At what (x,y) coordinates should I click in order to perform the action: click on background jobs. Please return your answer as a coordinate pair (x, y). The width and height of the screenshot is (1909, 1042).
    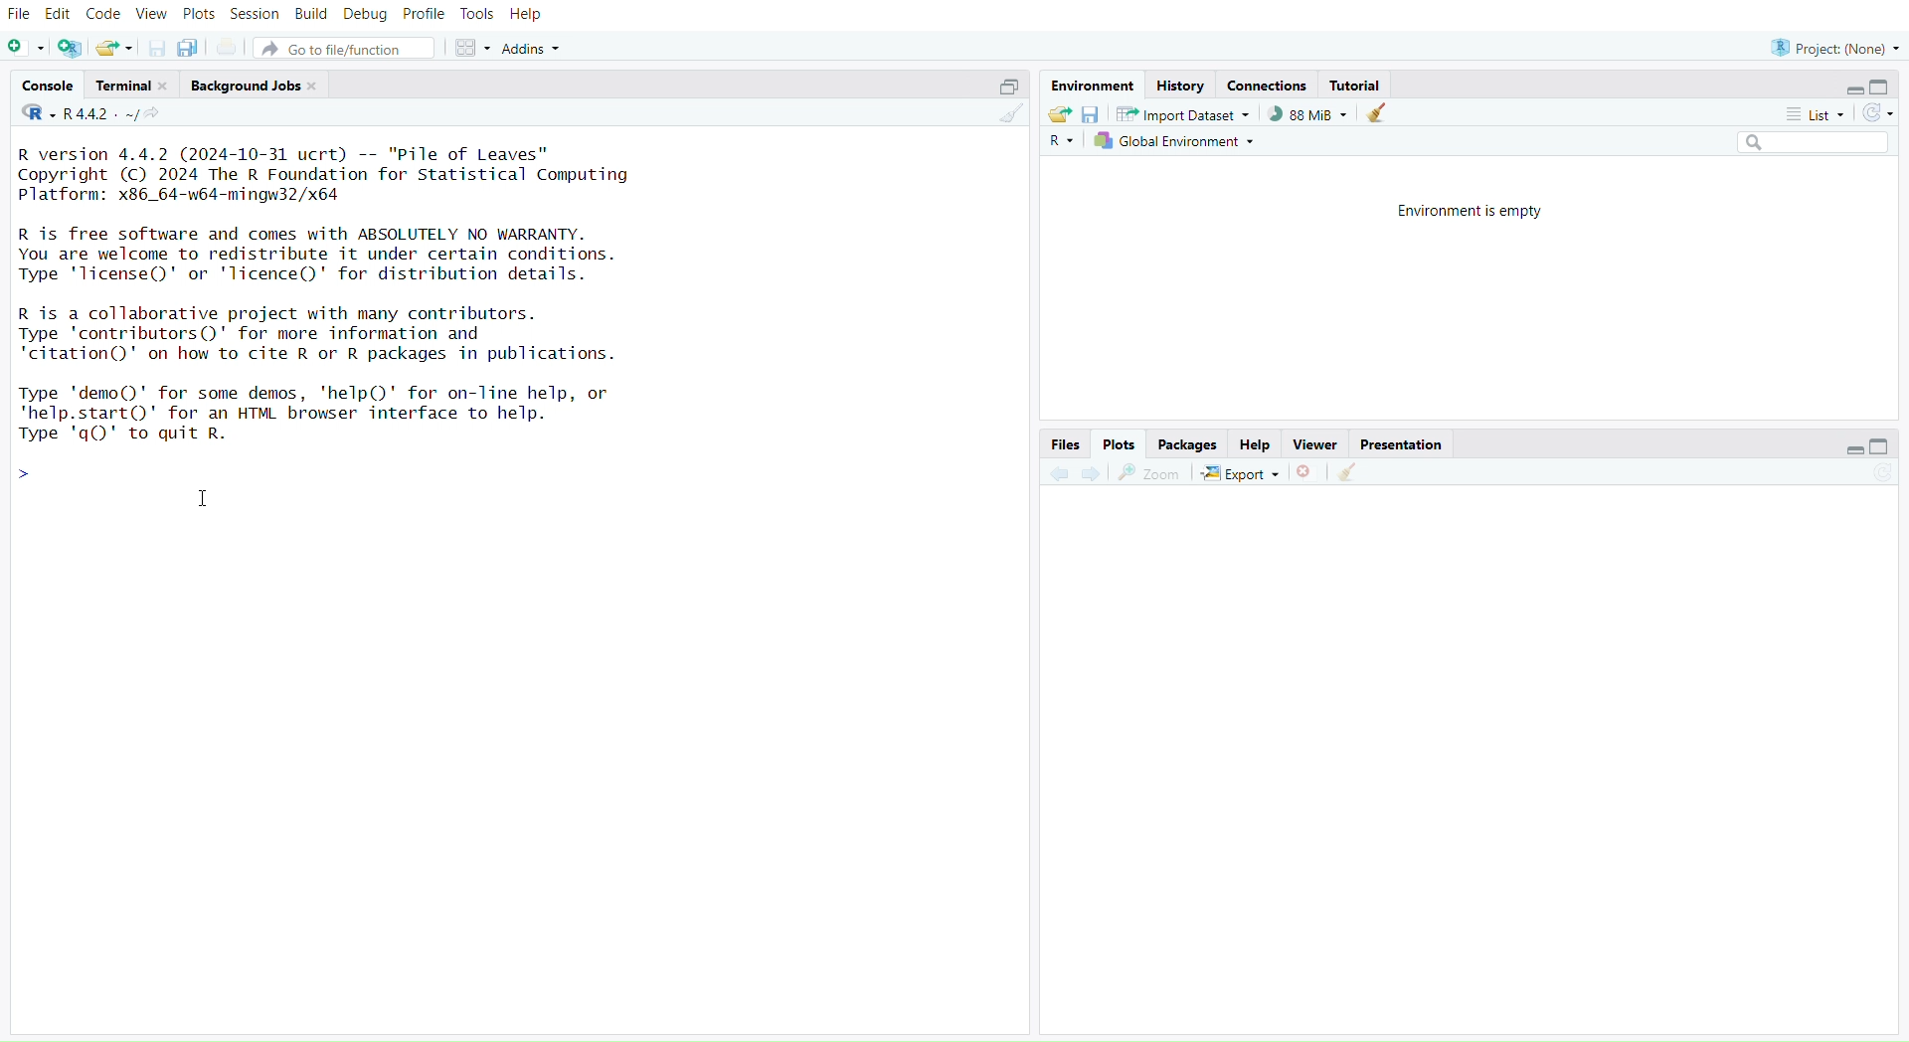
    Looking at the image, I should click on (256, 87).